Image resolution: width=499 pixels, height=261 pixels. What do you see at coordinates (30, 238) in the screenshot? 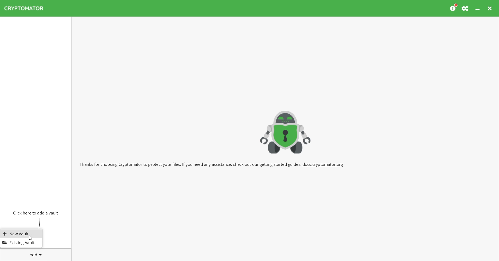
I see `Cursor` at bounding box center [30, 238].